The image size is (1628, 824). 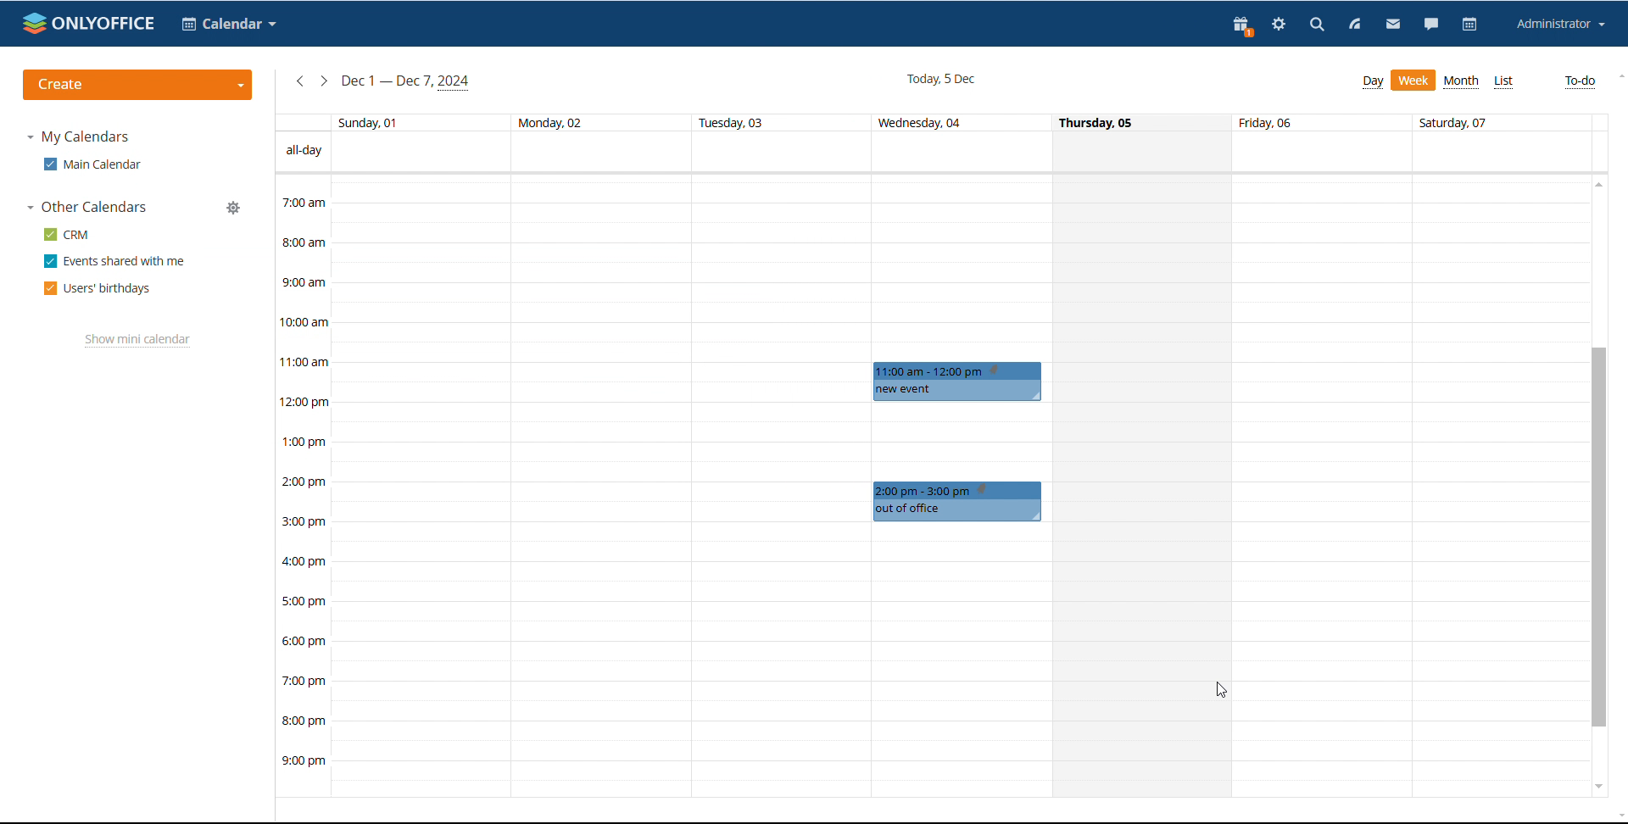 I want to click on present, so click(x=1244, y=28).